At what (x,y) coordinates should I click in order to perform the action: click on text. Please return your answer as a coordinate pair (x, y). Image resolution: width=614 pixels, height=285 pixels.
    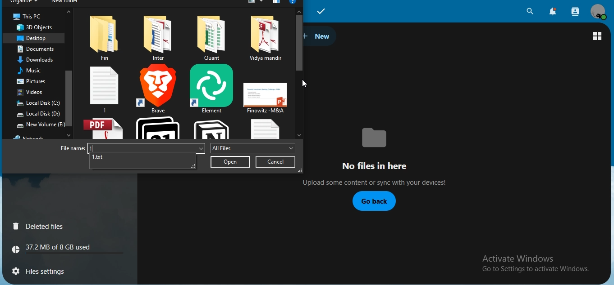
    Looking at the image, I should click on (56, 249).